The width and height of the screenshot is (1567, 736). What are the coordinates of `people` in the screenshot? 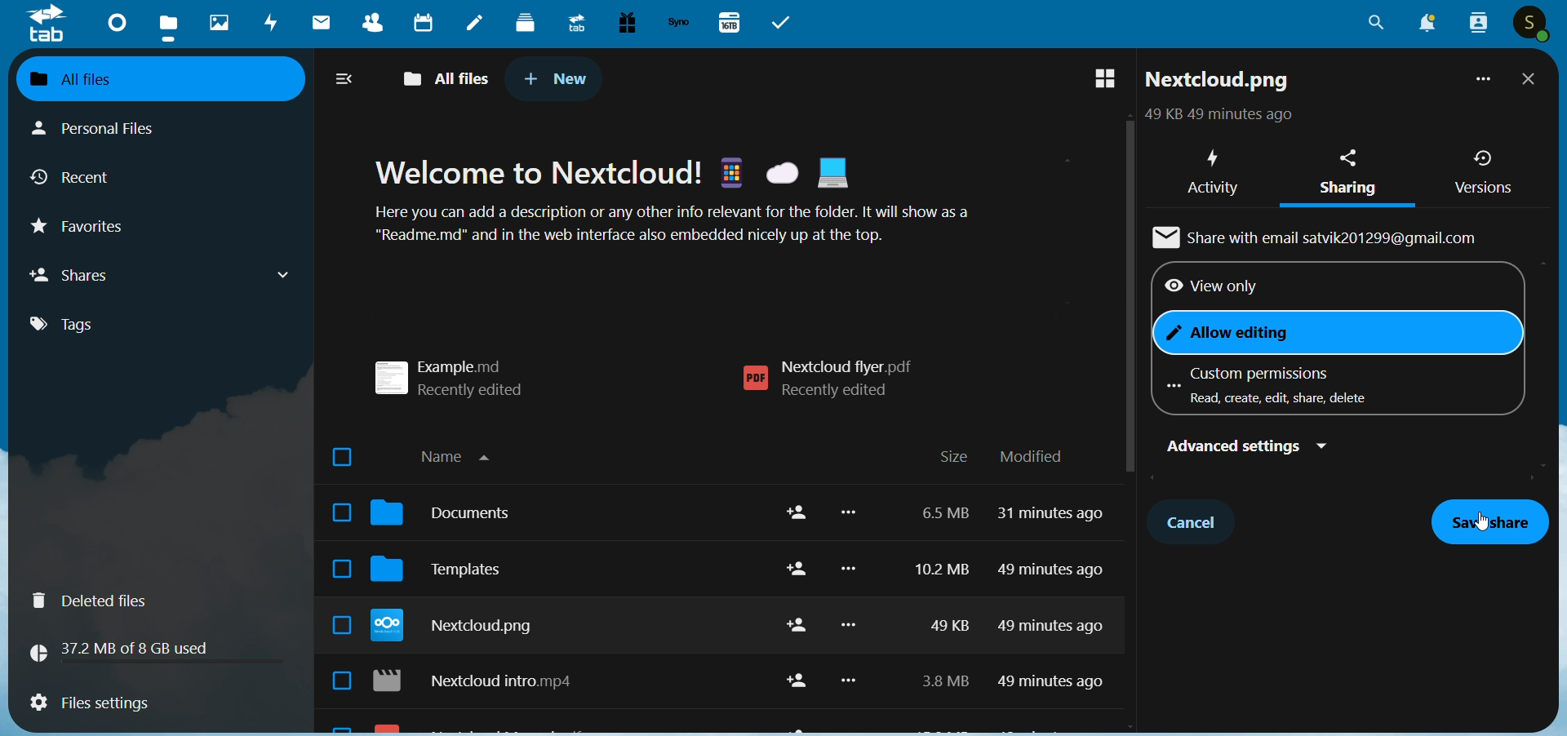 It's located at (1476, 23).